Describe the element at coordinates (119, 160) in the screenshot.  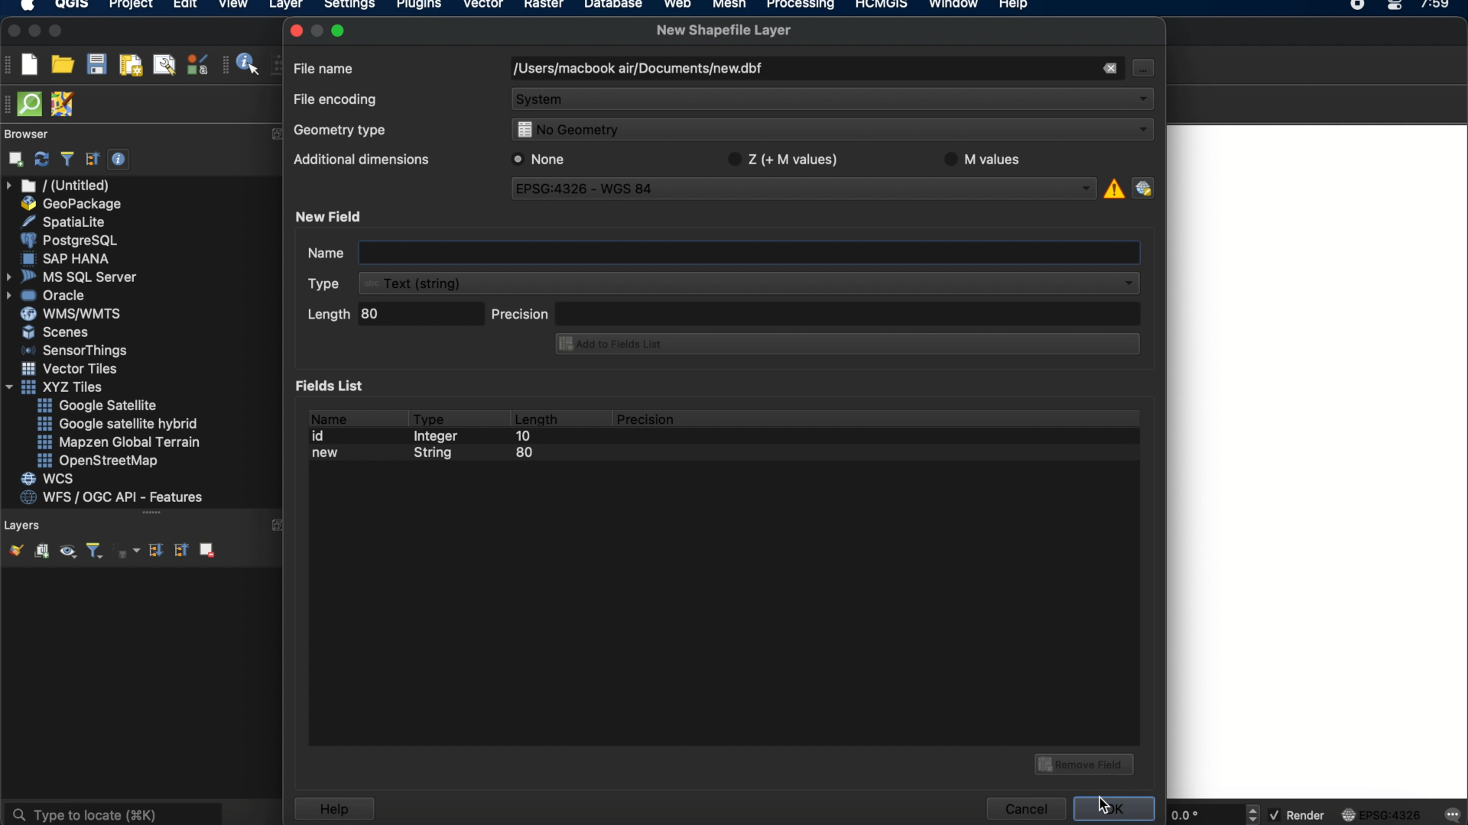
I see `enable/disable properties widget` at that location.